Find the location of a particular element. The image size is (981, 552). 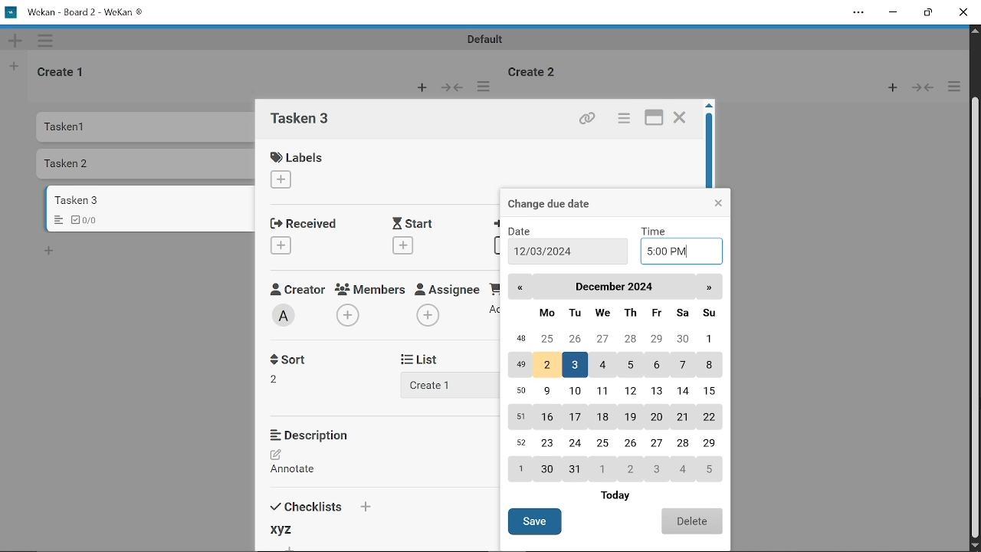

Delete is located at coordinates (690, 521).